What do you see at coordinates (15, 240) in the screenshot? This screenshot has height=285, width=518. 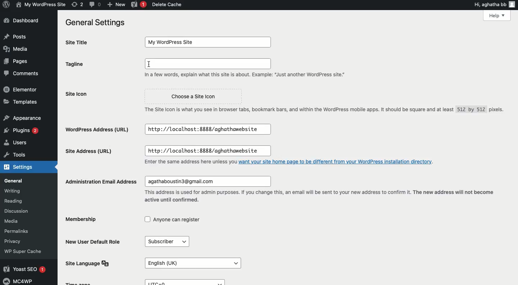 I see `Privacy` at bounding box center [15, 240].